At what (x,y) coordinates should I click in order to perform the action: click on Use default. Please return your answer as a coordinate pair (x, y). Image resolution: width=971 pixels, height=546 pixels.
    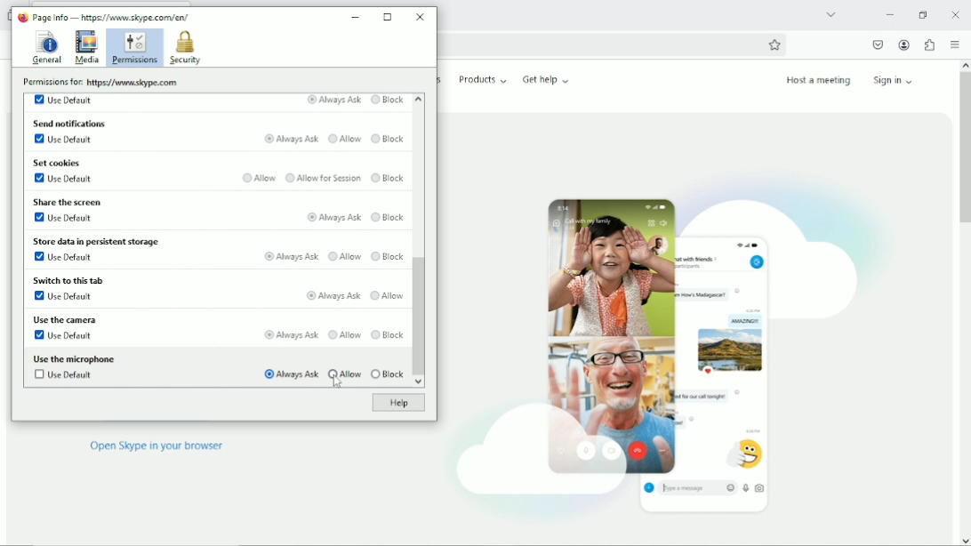
    Looking at the image, I should click on (62, 258).